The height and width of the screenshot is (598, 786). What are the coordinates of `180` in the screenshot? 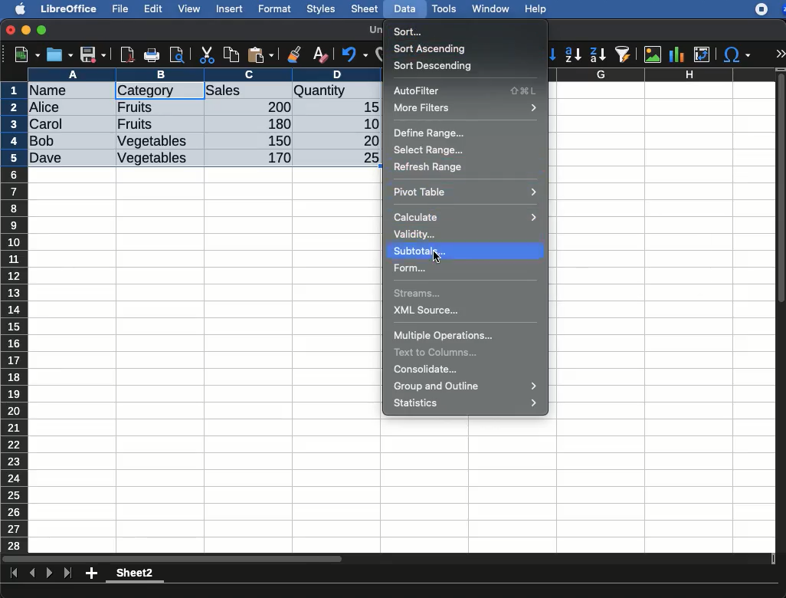 It's located at (273, 124).